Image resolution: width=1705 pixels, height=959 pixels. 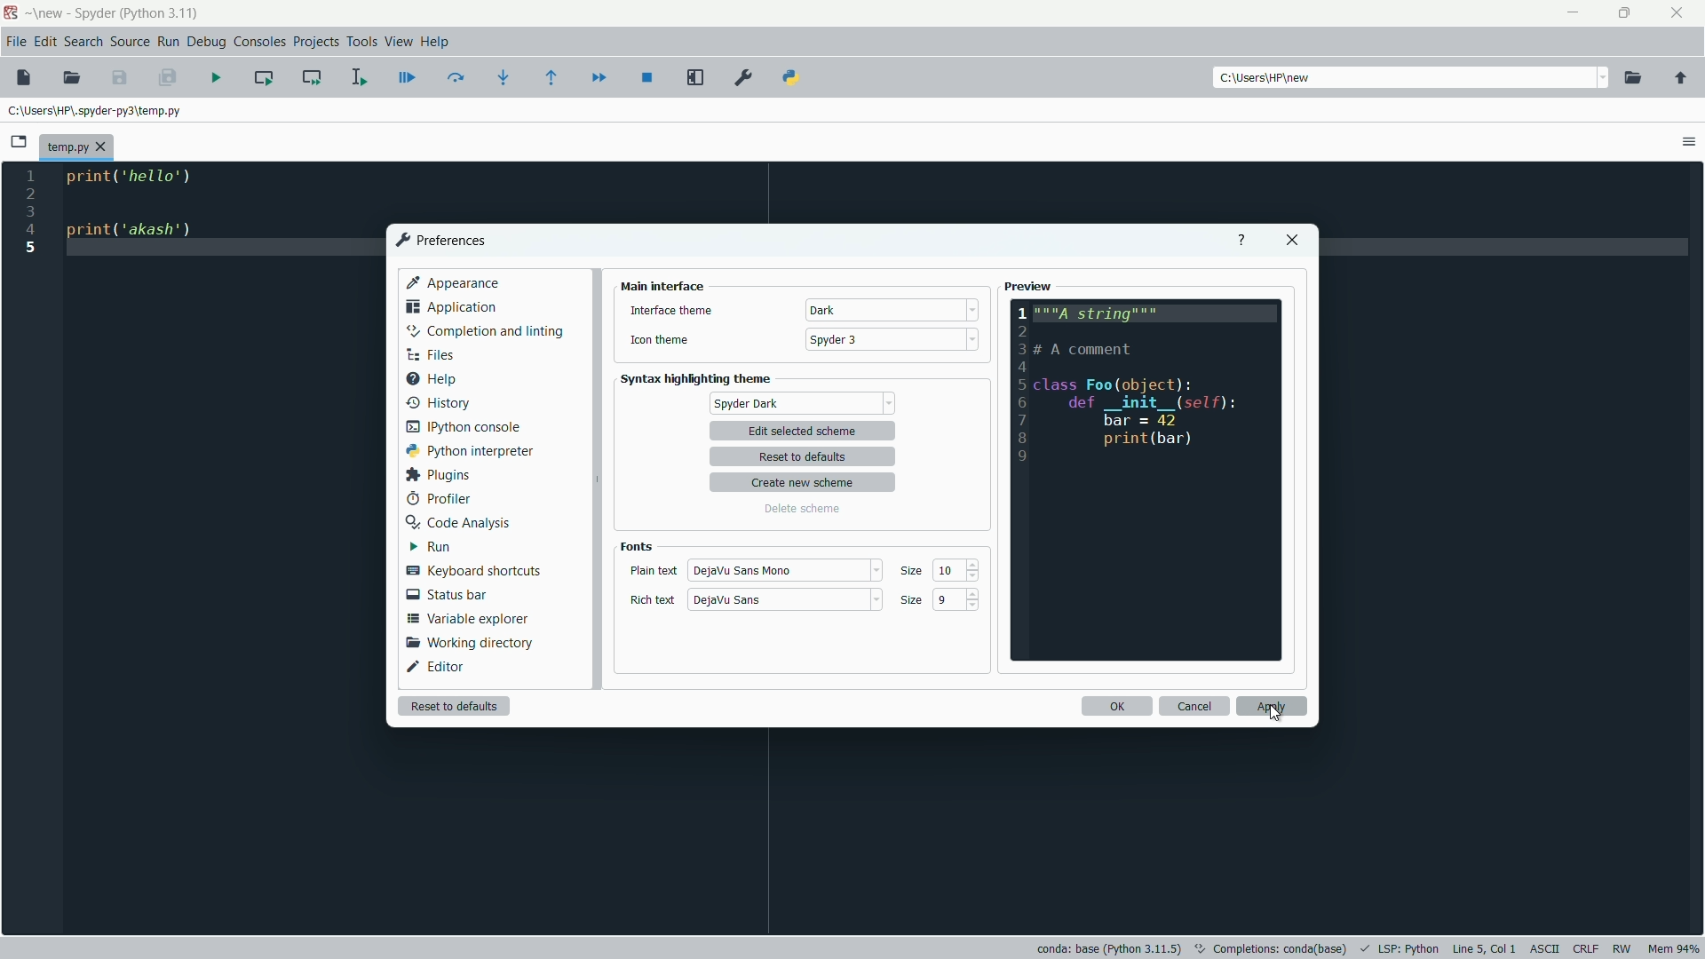 What do you see at coordinates (838, 340) in the screenshot?
I see `Spyder 3` at bounding box center [838, 340].